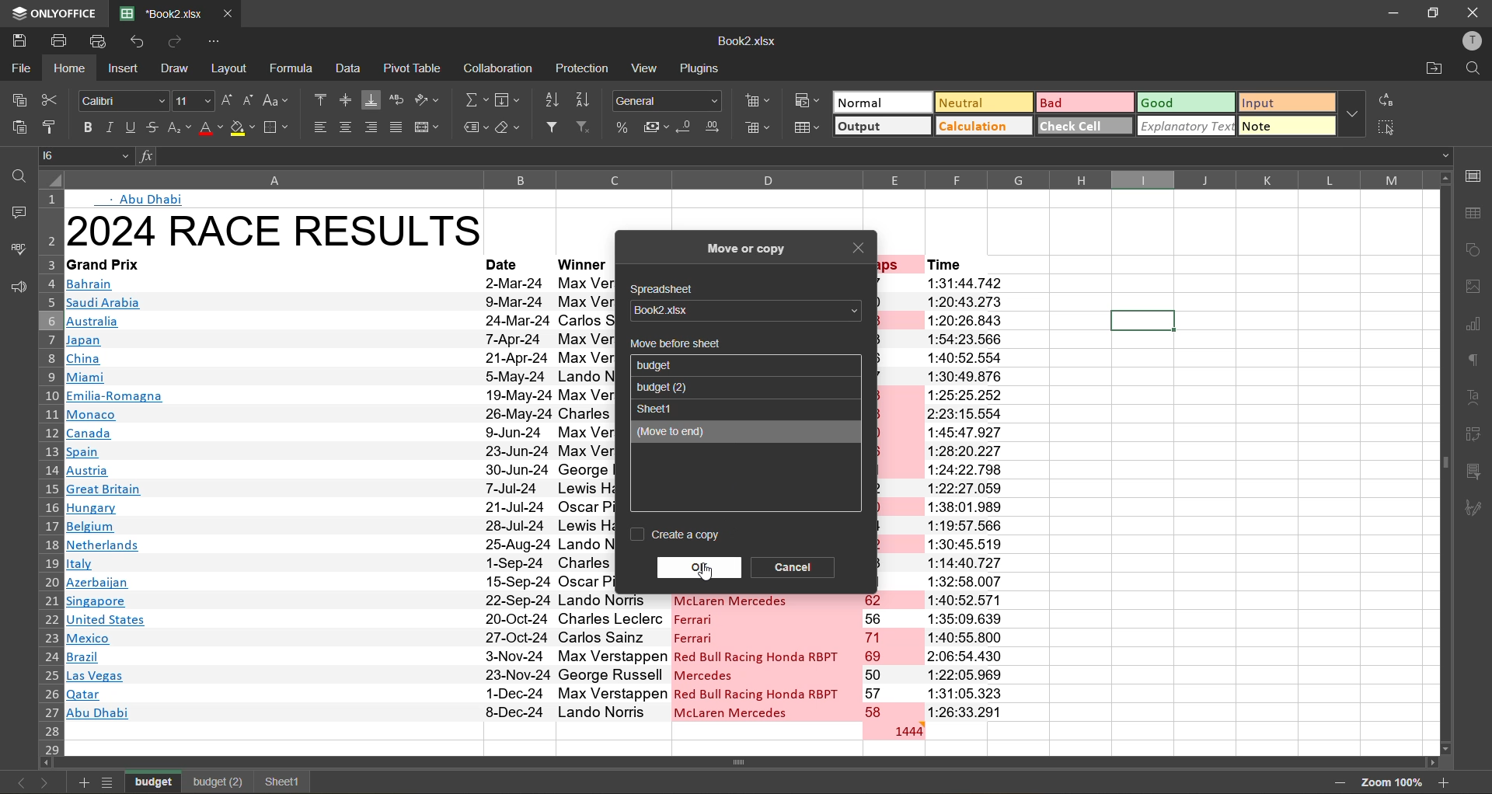 The image size is (1492, 794). Describe the element at coordinates (1445, 781) in the screenshot. I see `zoom in` at that location.